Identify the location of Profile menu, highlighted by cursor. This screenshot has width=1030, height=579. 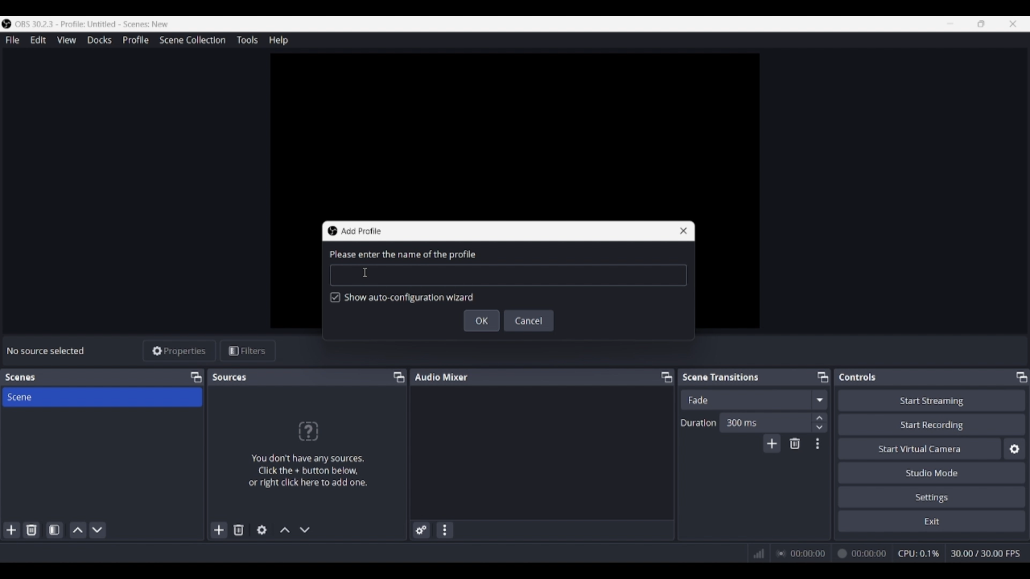
(136, 40).